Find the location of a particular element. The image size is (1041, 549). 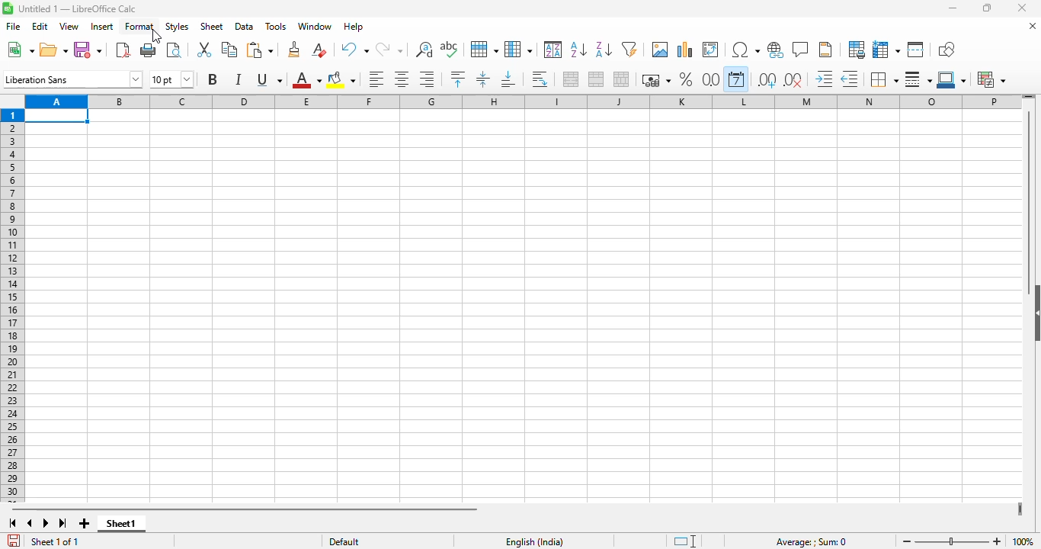

sheet1 is located at coordinates (123, 524).